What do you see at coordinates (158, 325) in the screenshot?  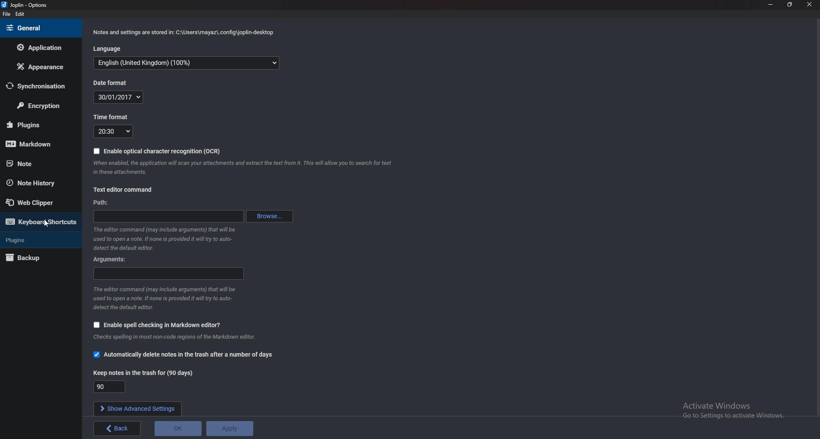 I see `Enable Spell Checking in markdown editor?` at bounding box center [158, 325].